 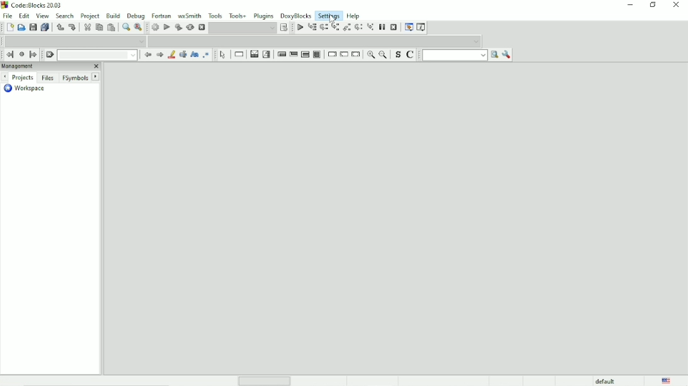 I want to click on Edit, so click(x=24, y=16).